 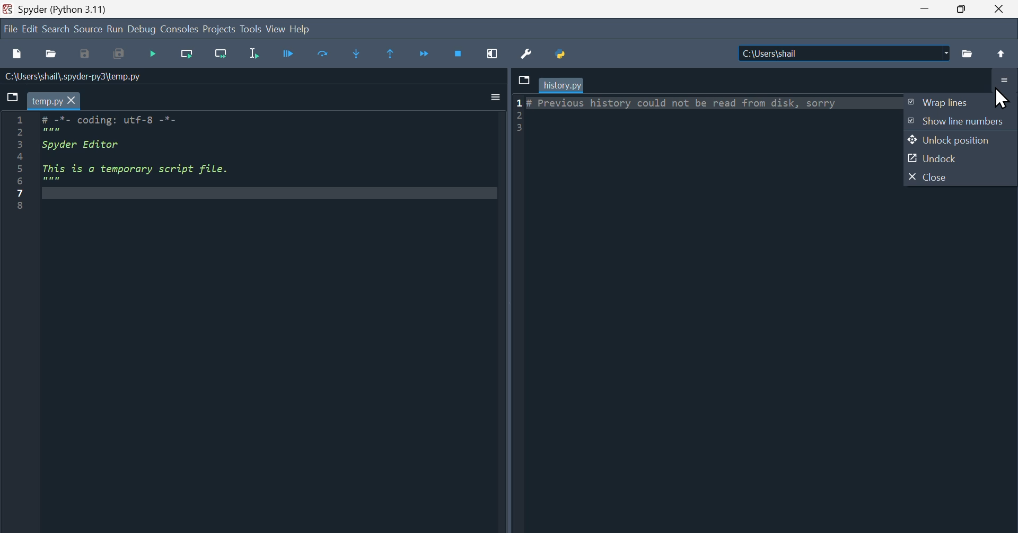 I want to click on Continue execution until next function, so click(x=428, y=55).